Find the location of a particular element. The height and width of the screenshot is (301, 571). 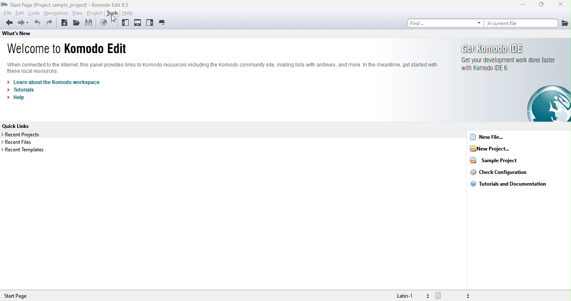

komodo text is located at coordinates (222, 66).